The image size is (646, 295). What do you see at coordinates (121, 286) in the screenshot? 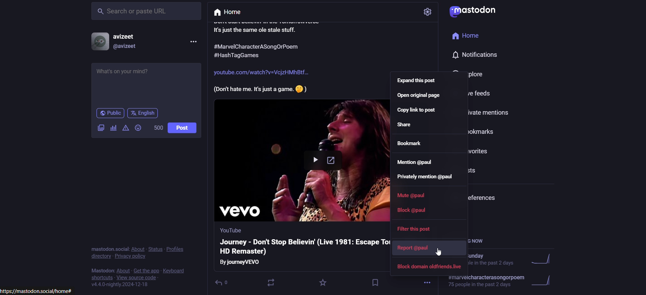
I see `version` at bounding box center [121, 286].